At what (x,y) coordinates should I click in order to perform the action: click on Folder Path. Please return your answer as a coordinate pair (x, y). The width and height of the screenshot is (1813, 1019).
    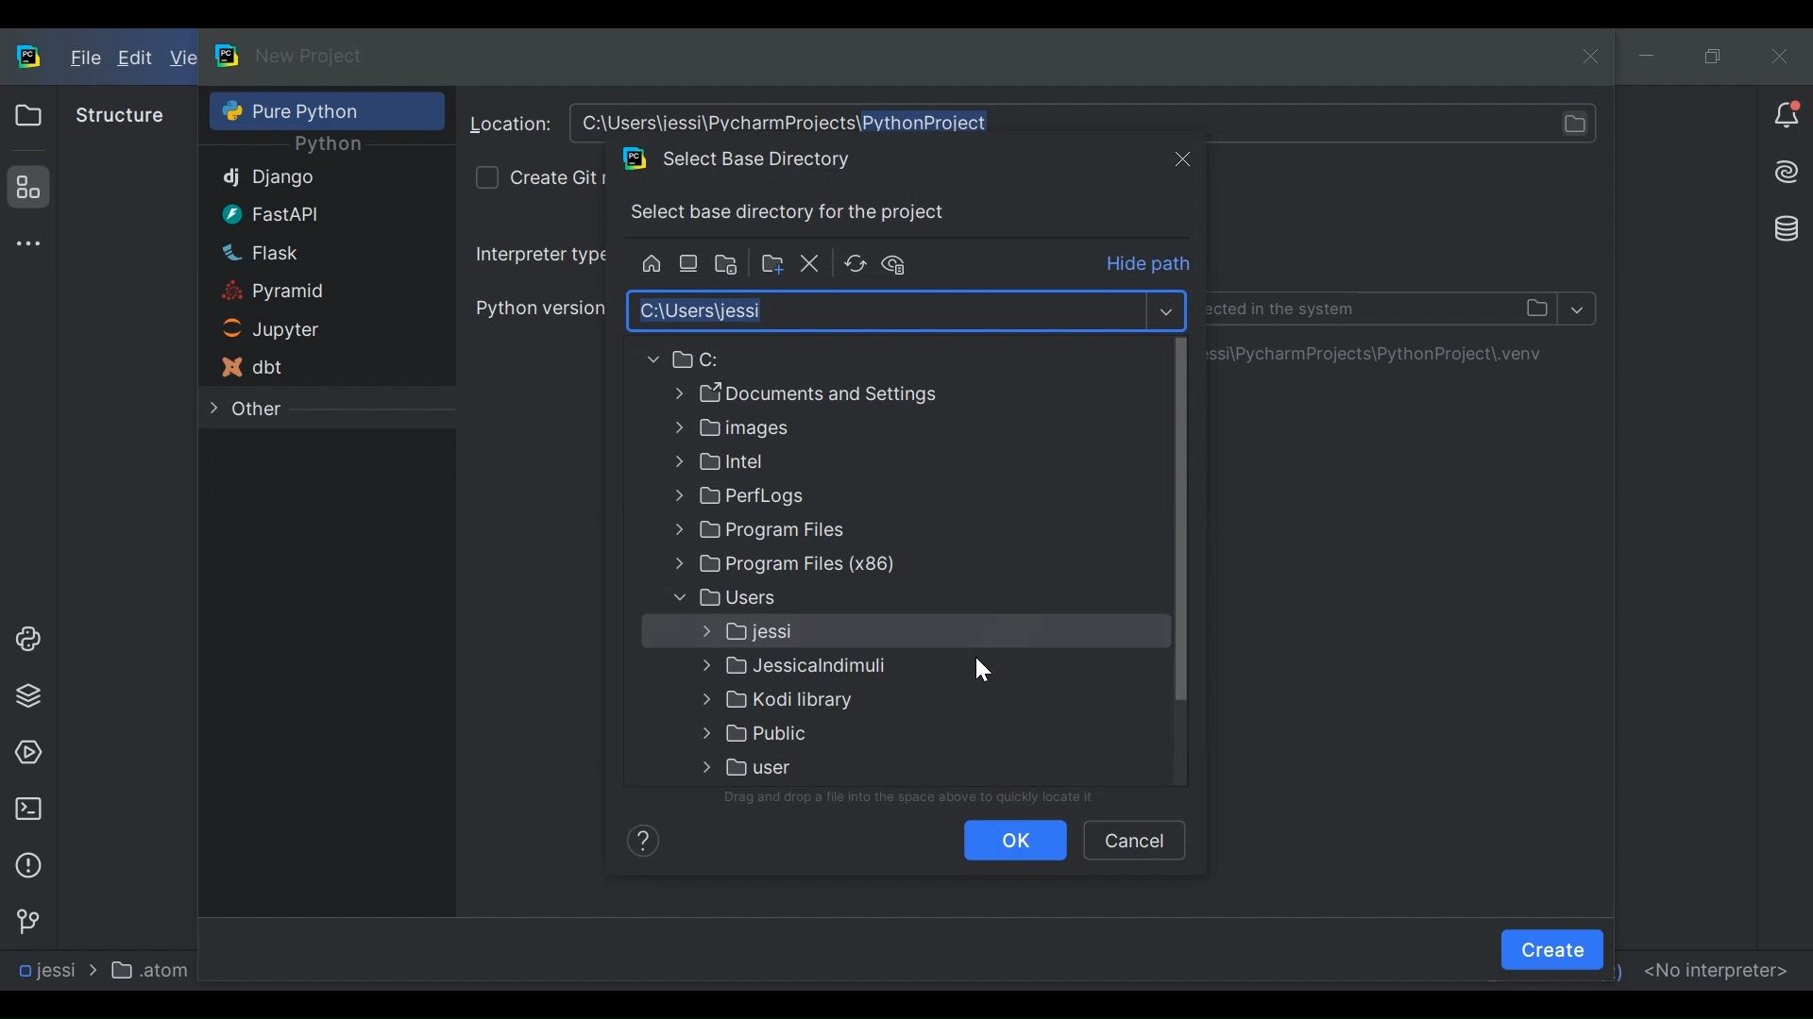
    Looking at the image, I should click on (829, 565).